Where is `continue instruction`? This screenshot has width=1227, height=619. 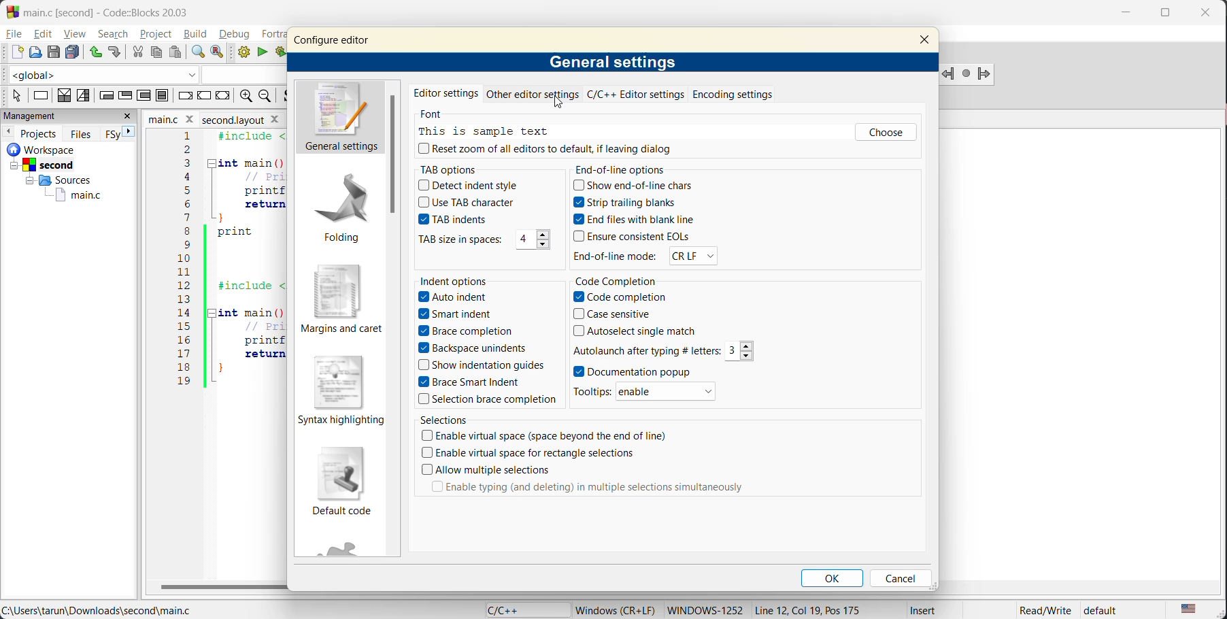 continue instruction is located at coordinates (204, 95).